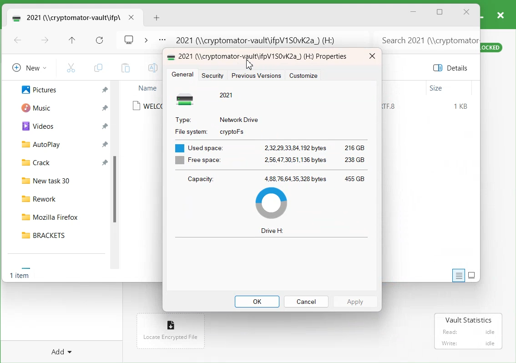 The image size is (516, 363). What do you see at coordinates (65, 17) in the screenshot?
I see `Vault Folder` at bounding box center [65, 17].